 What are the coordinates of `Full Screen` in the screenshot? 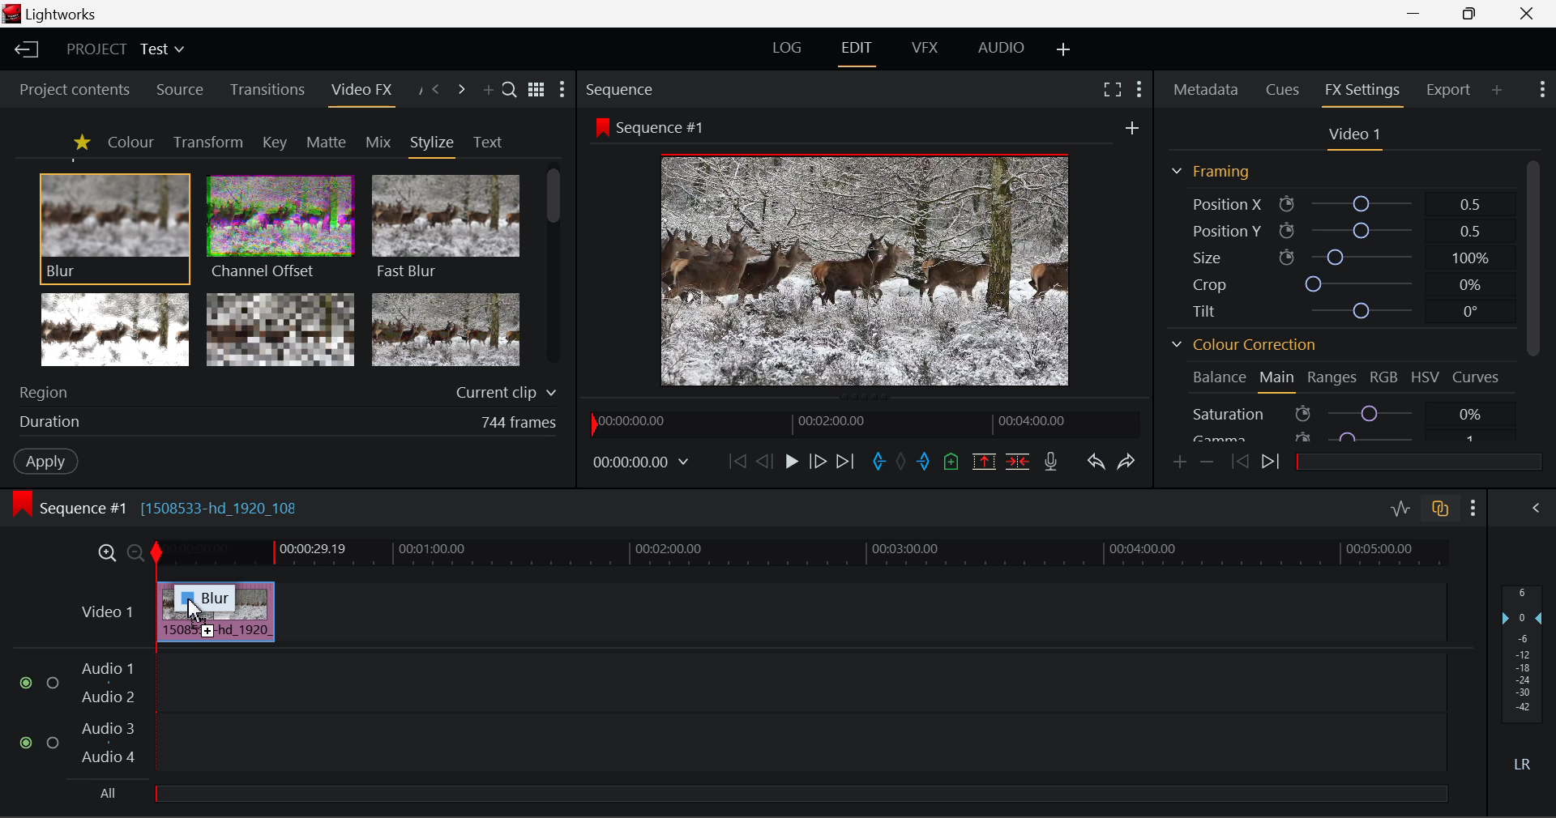 It's located at (1112, 89).